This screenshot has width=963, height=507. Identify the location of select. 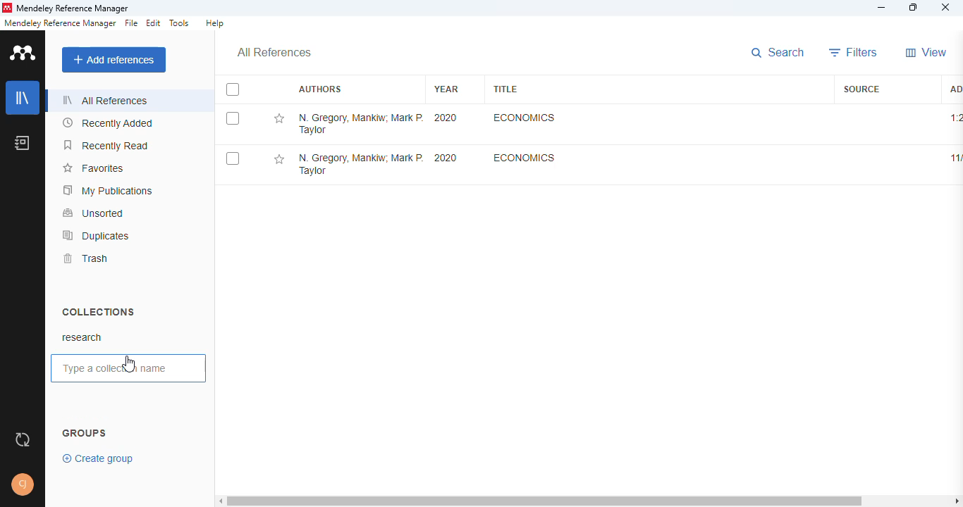
(233, 90).